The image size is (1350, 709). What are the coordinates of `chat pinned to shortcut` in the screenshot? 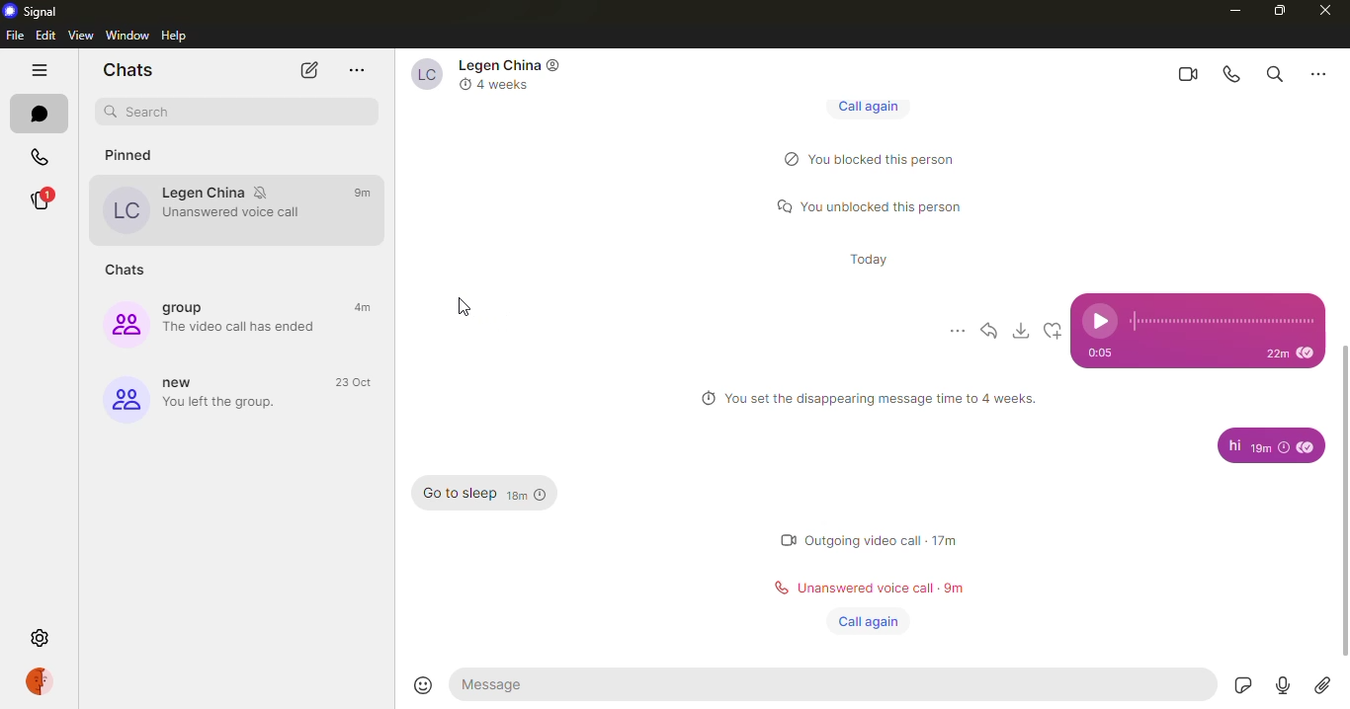 It's located at (220, 208).